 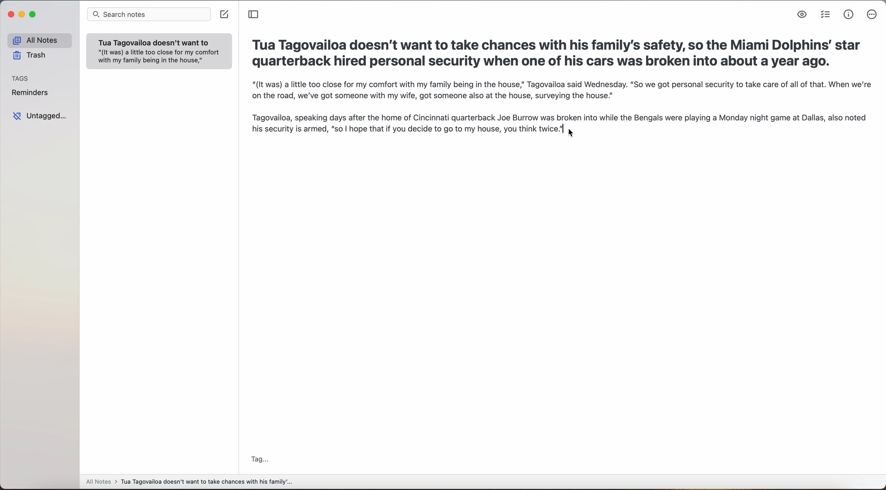 What do you see at coordinates (848, 15) in the screenshot?
I see `metrics` at bounding box center [848, 15].